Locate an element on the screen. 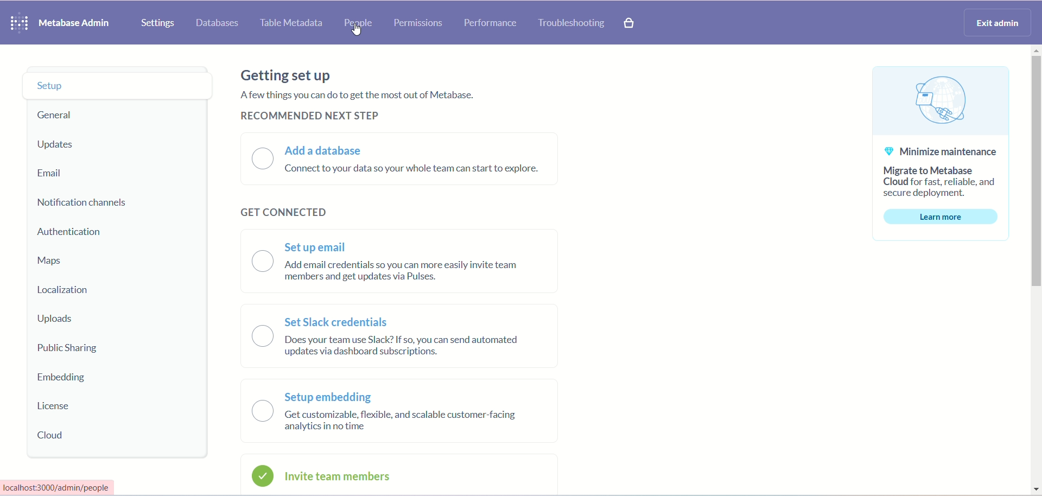 The width and height of the screenshot is (1042, 496). text is located at coordinates (927, 154).